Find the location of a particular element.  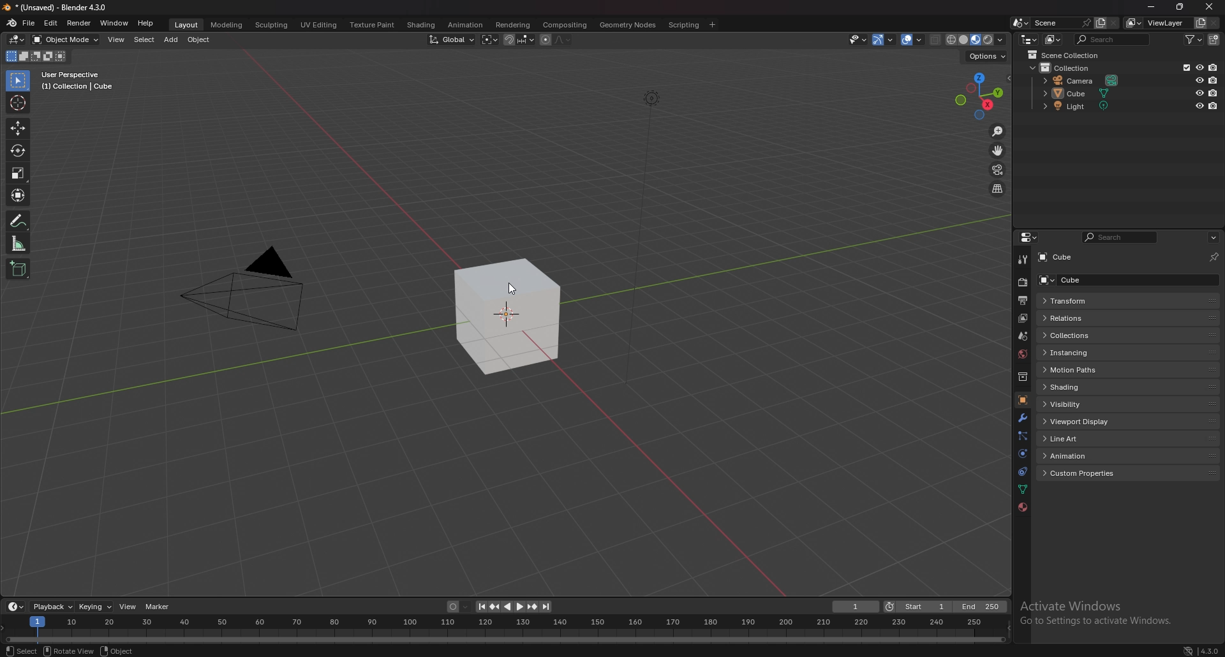

layout is located at coordinates (187, 25).